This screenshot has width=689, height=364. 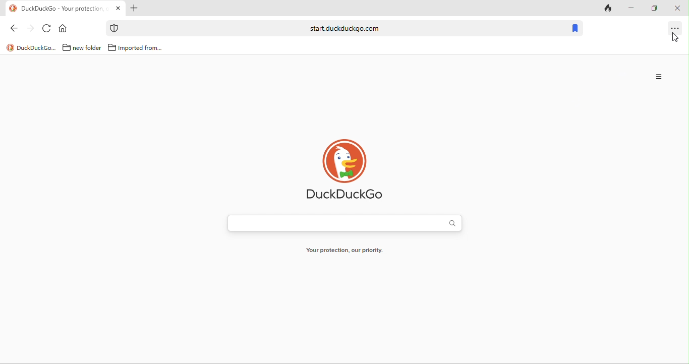 What do you see at coordinates (64, 29) in the screenshot?
I see `home` at bounding box center [64, 29].